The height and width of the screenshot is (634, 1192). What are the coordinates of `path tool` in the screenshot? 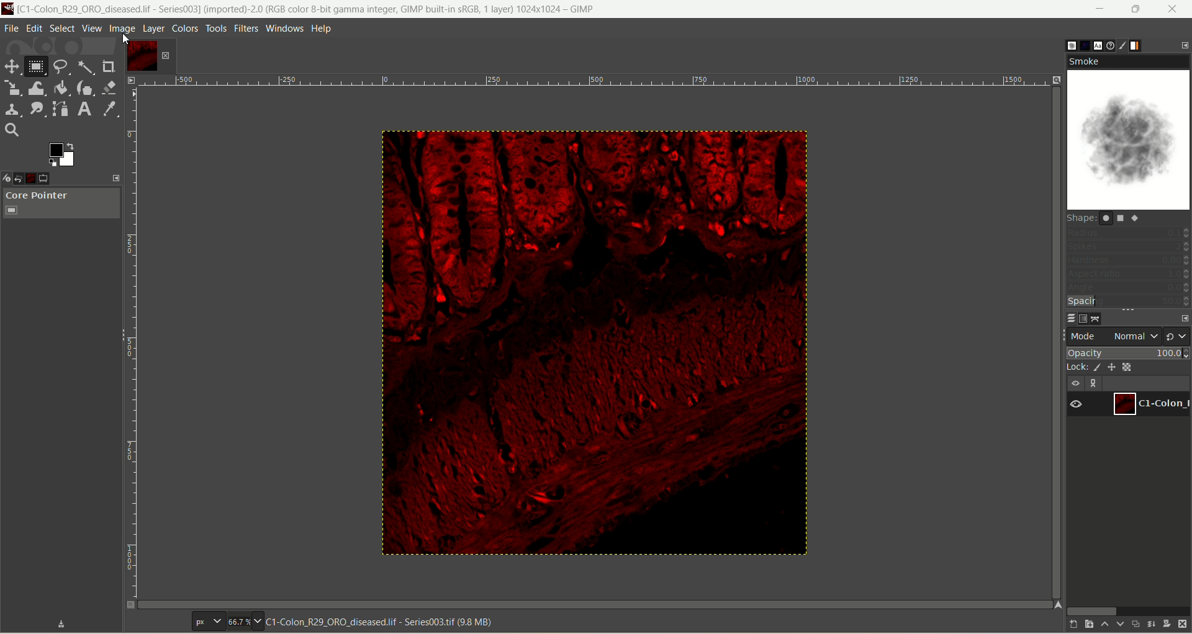 It's located at (60, 109).